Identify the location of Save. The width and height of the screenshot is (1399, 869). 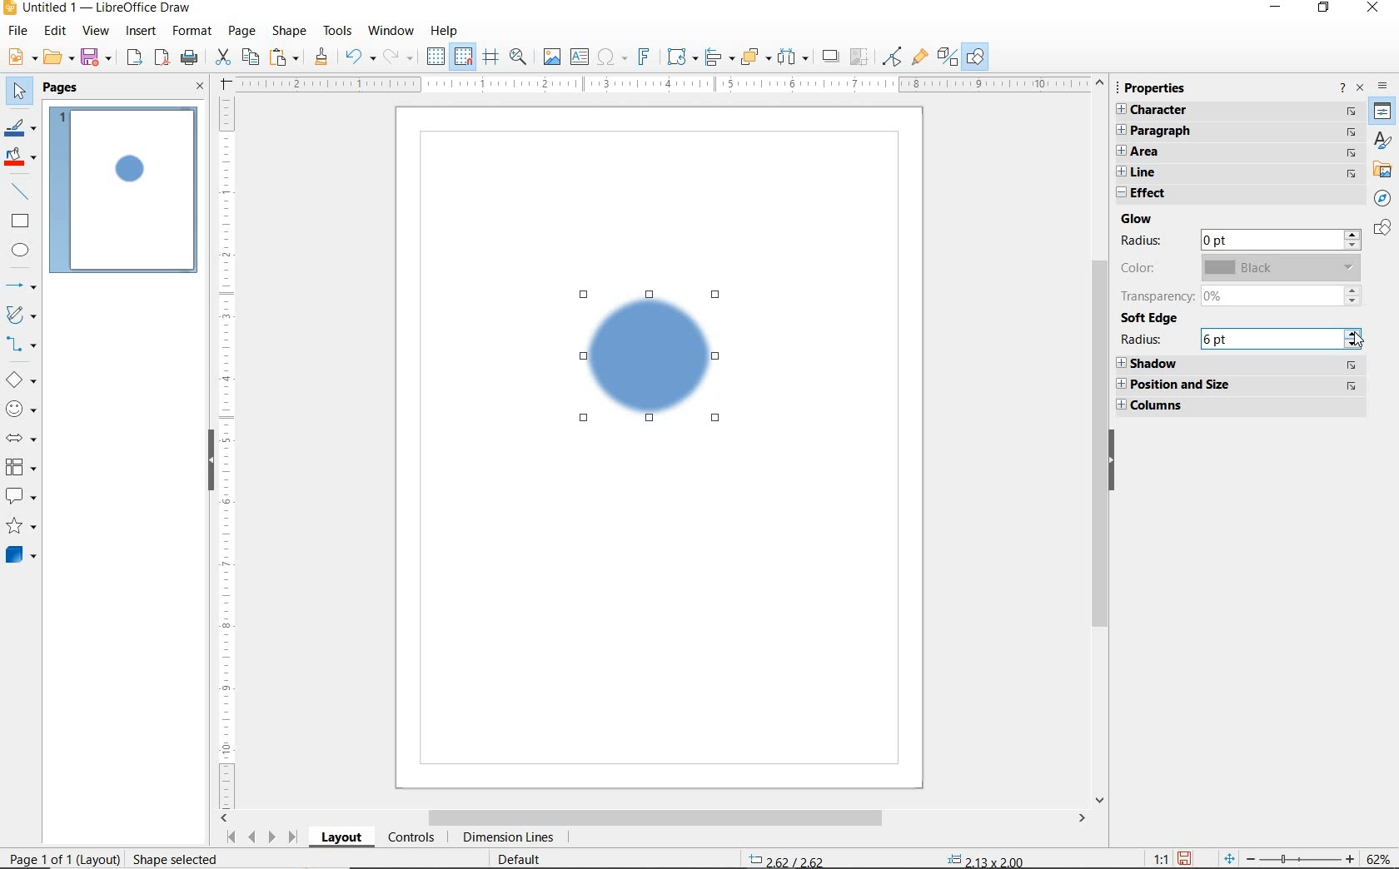
(1183, 858).